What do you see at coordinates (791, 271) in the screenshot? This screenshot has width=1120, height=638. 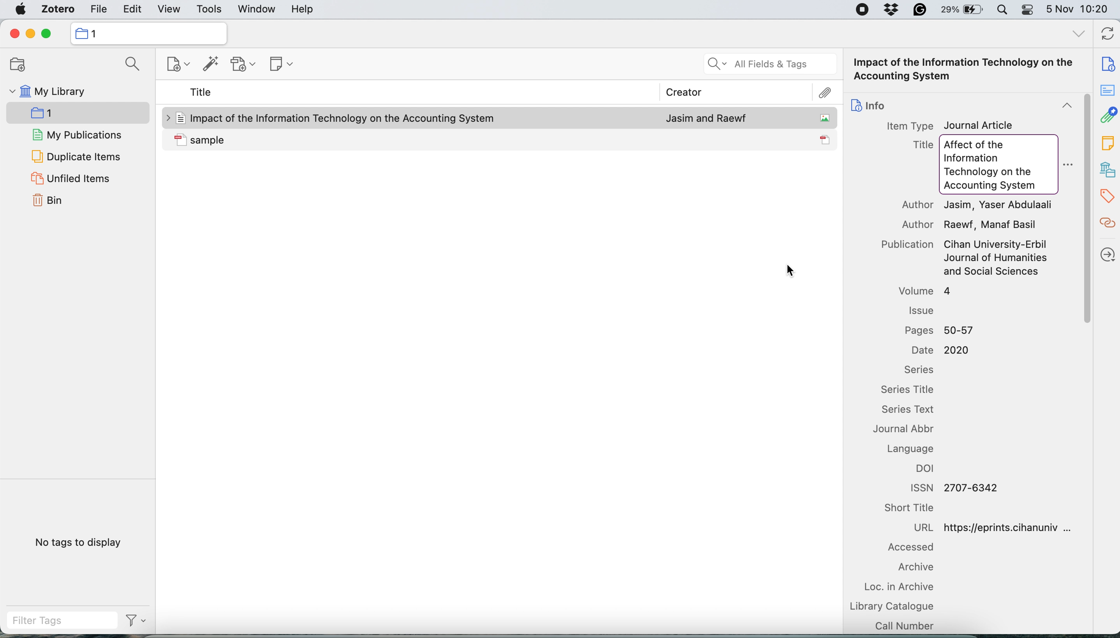 I see `cursor` at bounding box center [791, 271].